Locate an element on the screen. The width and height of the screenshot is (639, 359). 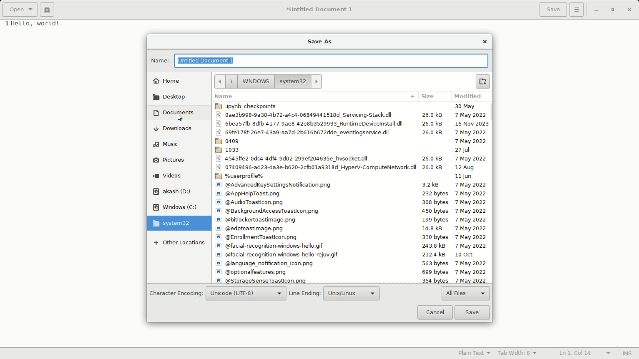
documents is located at coordinates (173, 112).